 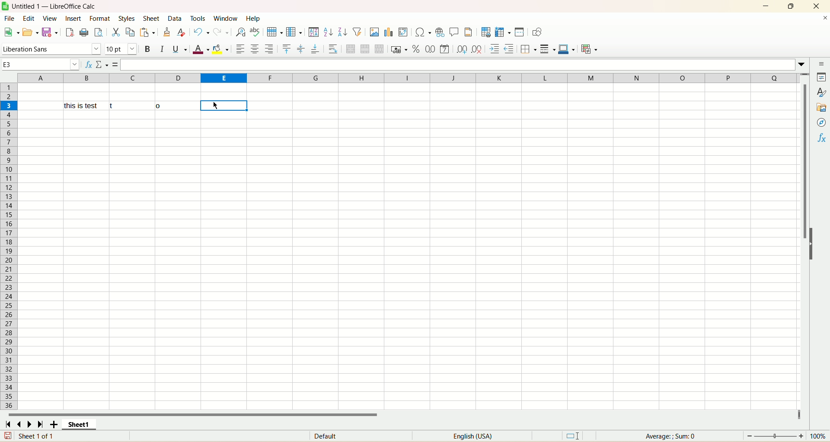 I want to click on bold, so click(x=149, y=49).